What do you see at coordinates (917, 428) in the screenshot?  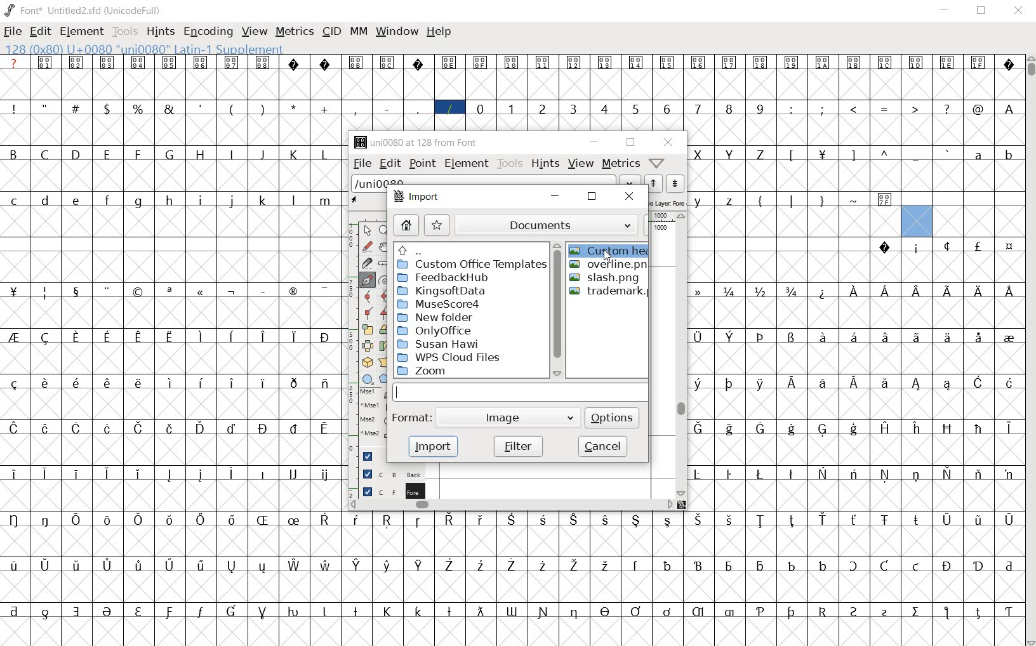 I see `glyph` at bounding box center [917, 428].